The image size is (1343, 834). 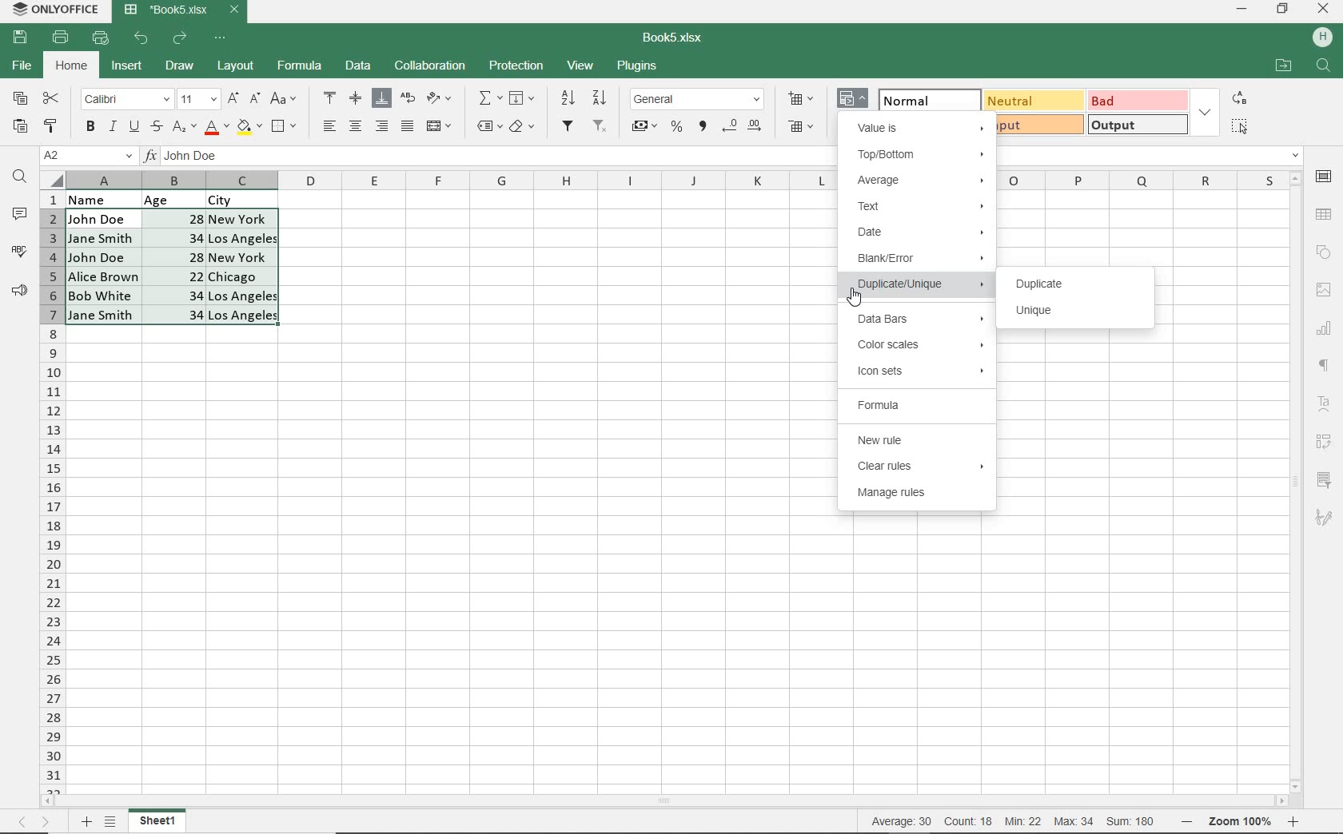 What do you see at coordinates (921, 156) in the screenshot?
I see `TOP/BOTTOM` at bounding box center [921, 156].